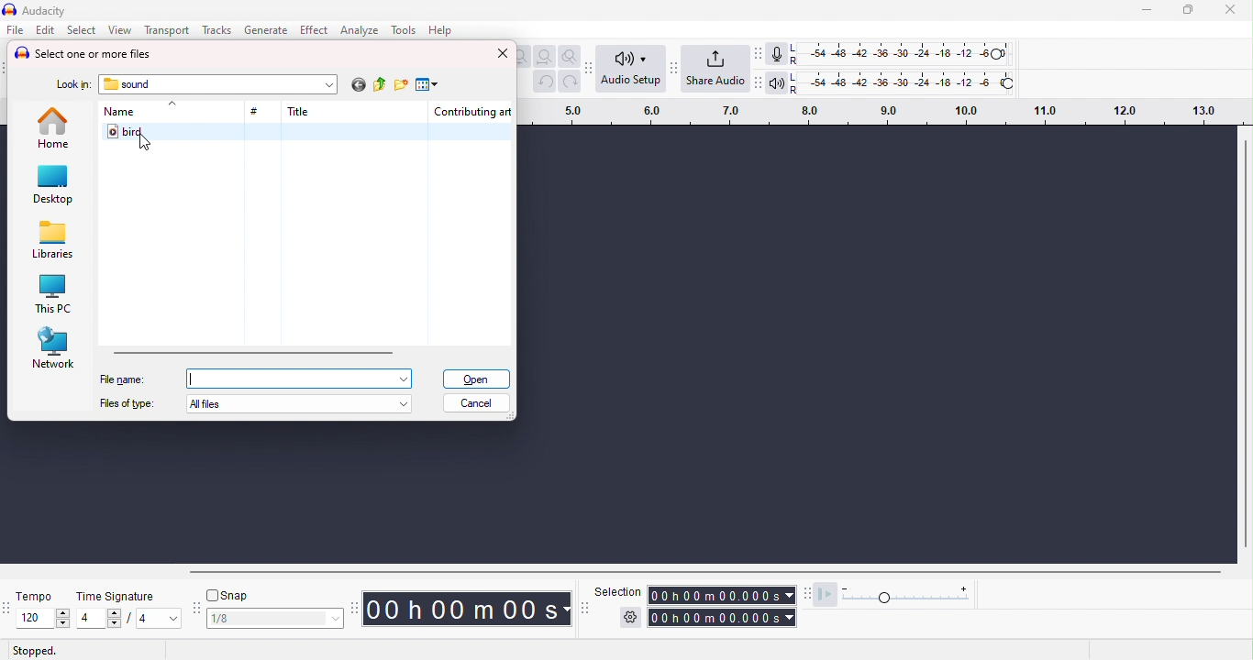 This screenshot has width=1253, height=660. I want to click on desktop, so click(54, 185).